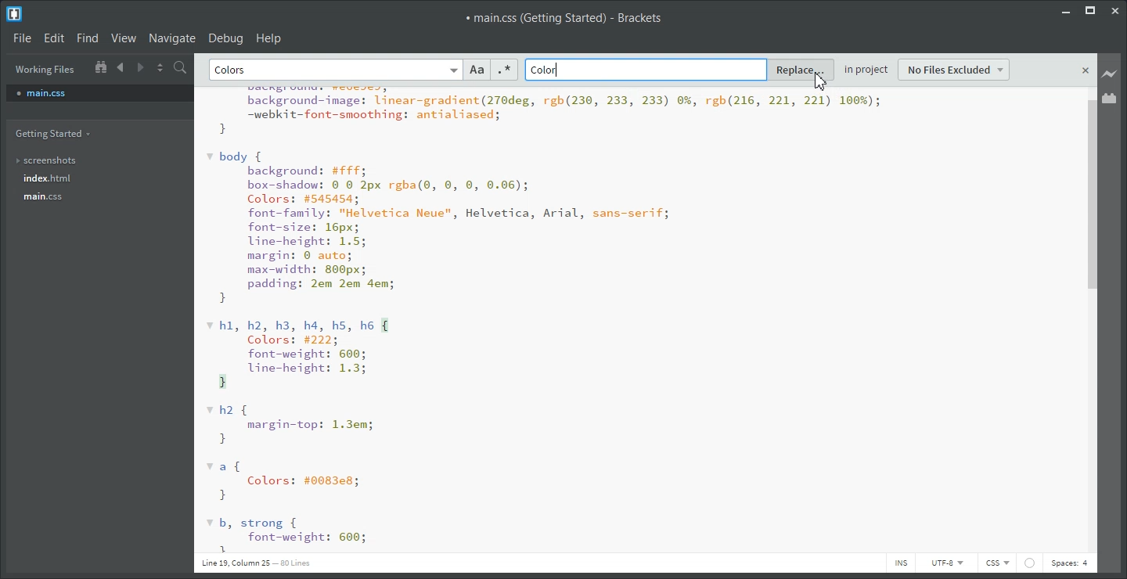 This screenshot has width=1127, height=579. What do you see at coordinates (439, 228) in the screenshot?
I see `body {
background: #fff;
box-shadow: © 8 2px rgba(®, 0, ©, 0.06);
Colors: #545454;
font-family: "Helvetica Neue", Helvetica, Arial, sans-serif;
font-size: 16px;
line-height: 1.5;
margin: © auto;
max-width: 800px;
padding: 2em 2em dem;
}` at bounding box center [439, 228].